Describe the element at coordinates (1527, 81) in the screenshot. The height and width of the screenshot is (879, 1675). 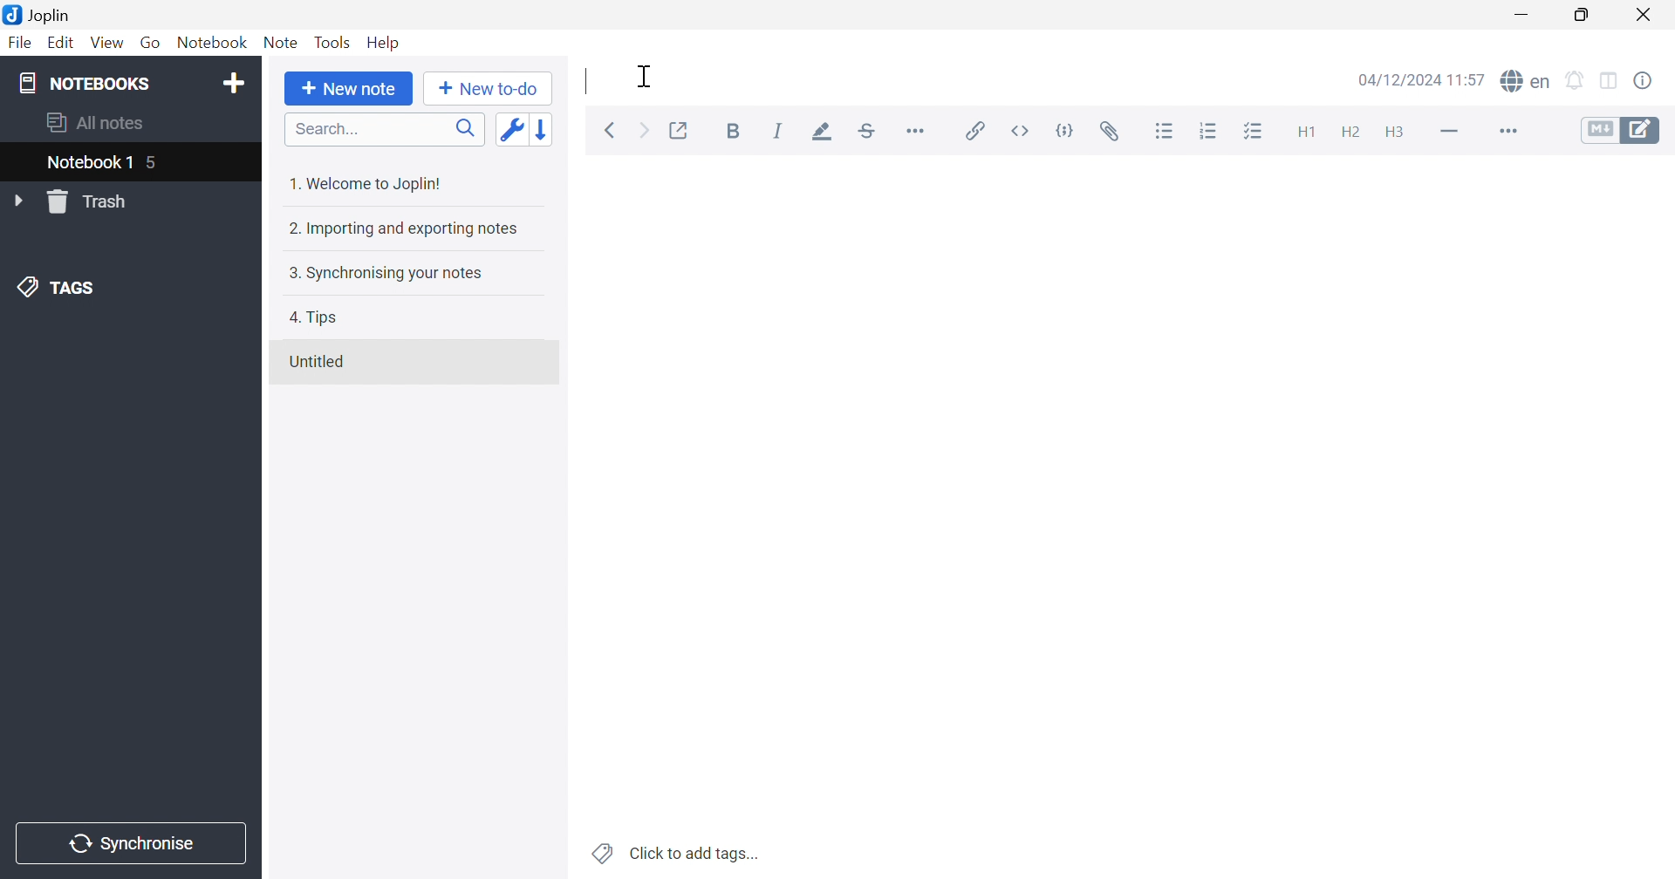
I see `Spell checker` at that location.